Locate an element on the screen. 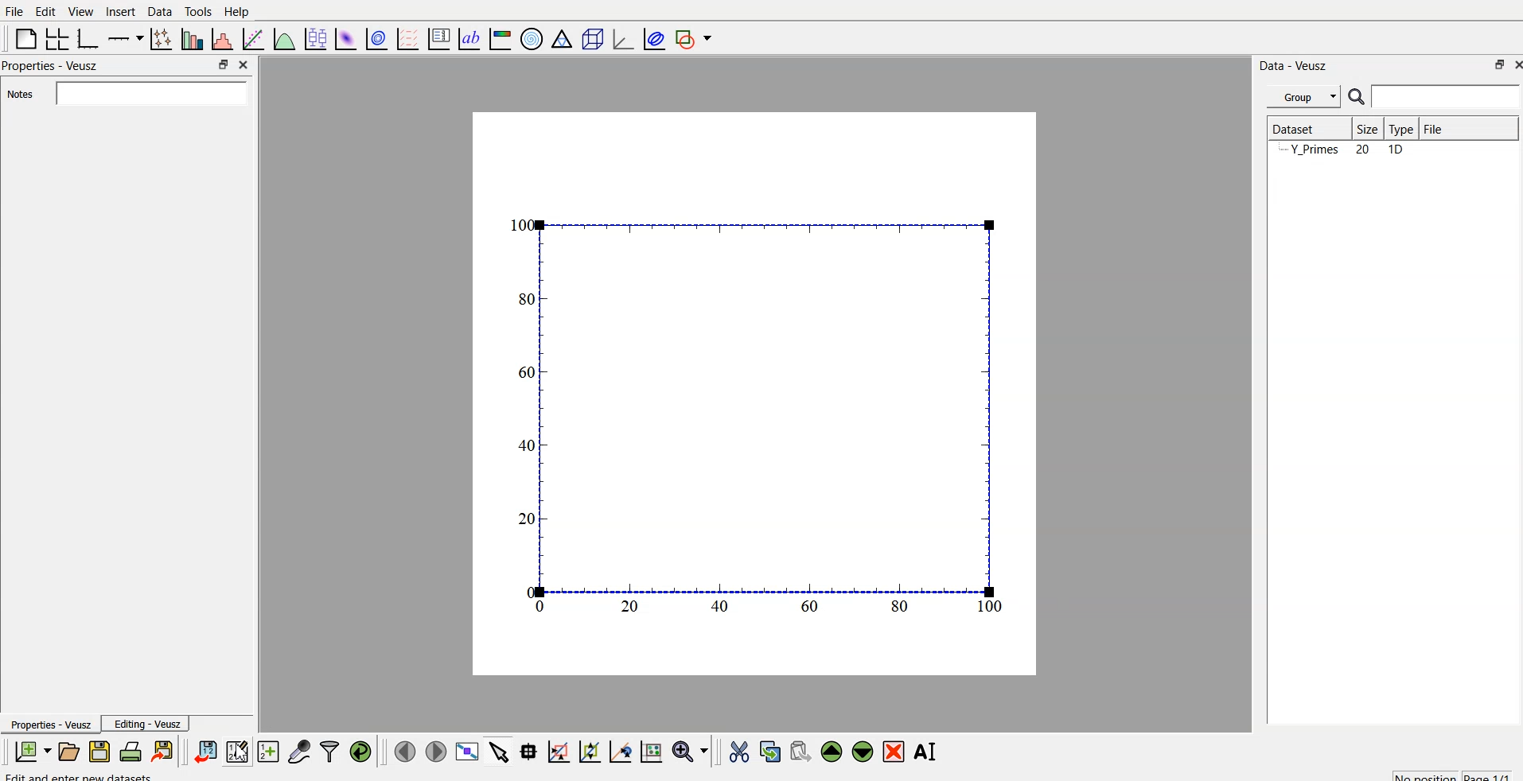  | Dataset is located at coordinates (1293, 127).